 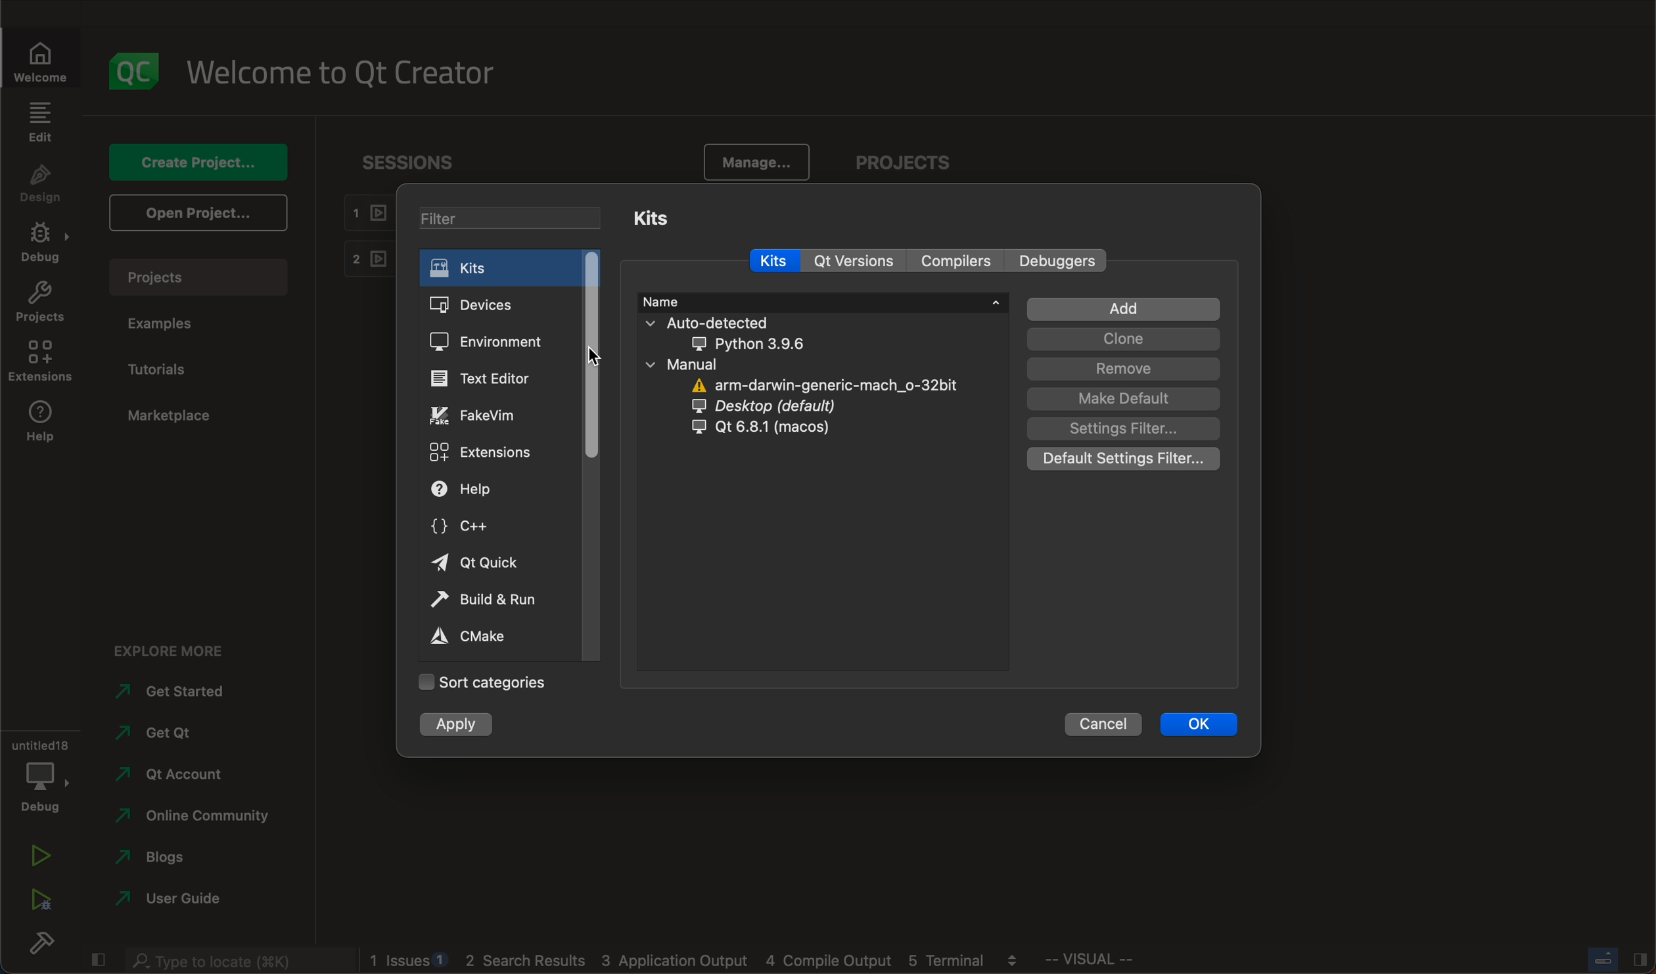 What do you see at coordinates (490, 342) in the screenshot?
I see `environment` at bounding box center [490, 342].